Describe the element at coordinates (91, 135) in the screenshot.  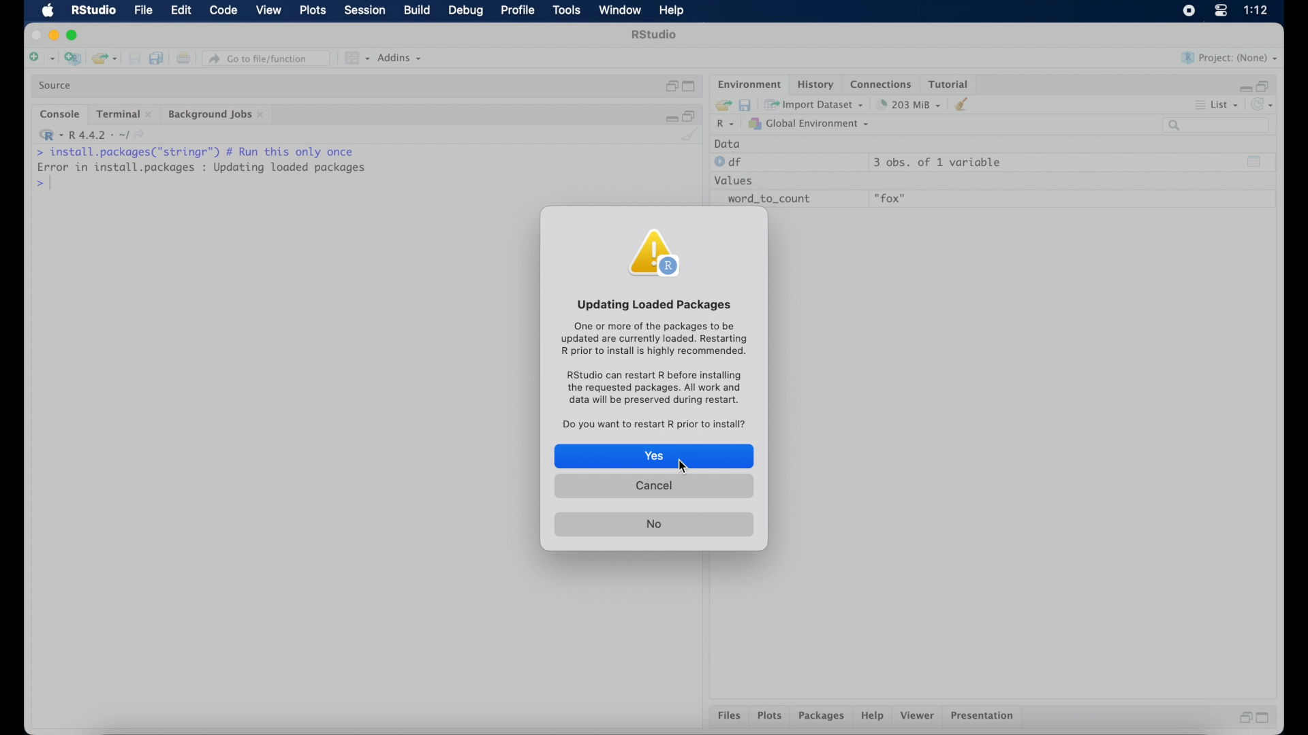
I see `R 4.4.2` at that location.